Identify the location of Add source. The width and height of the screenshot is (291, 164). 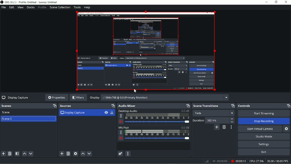
(62, 154).